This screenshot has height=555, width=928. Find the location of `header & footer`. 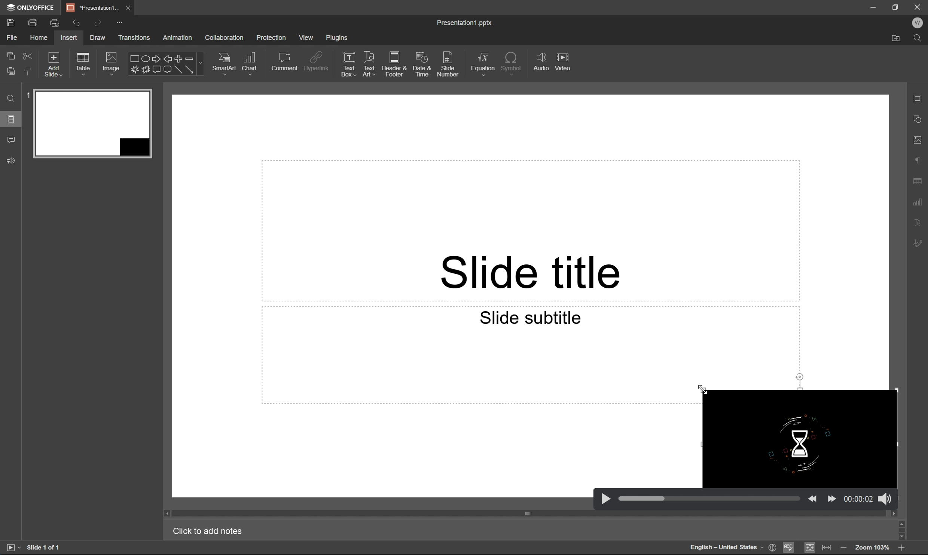

header & footer is located at coordinates (394, 65).